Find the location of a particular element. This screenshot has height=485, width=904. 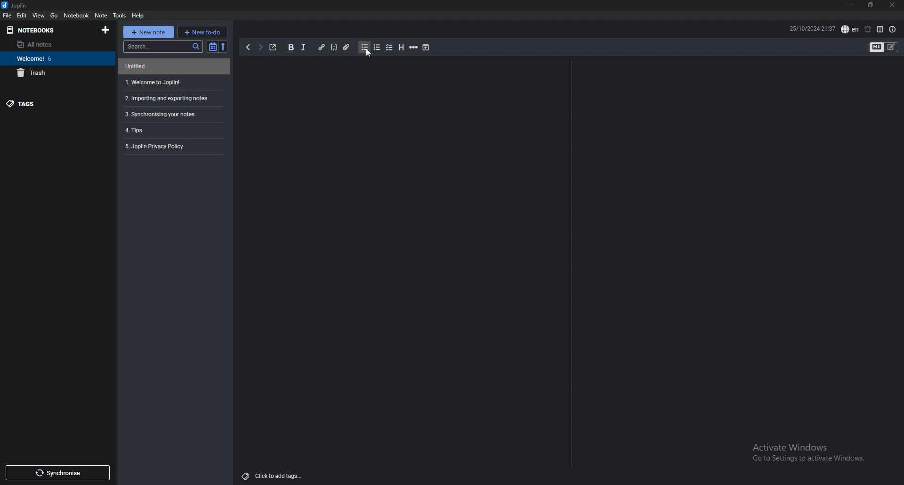

Toggle editors is located at coordinates (884, 47).